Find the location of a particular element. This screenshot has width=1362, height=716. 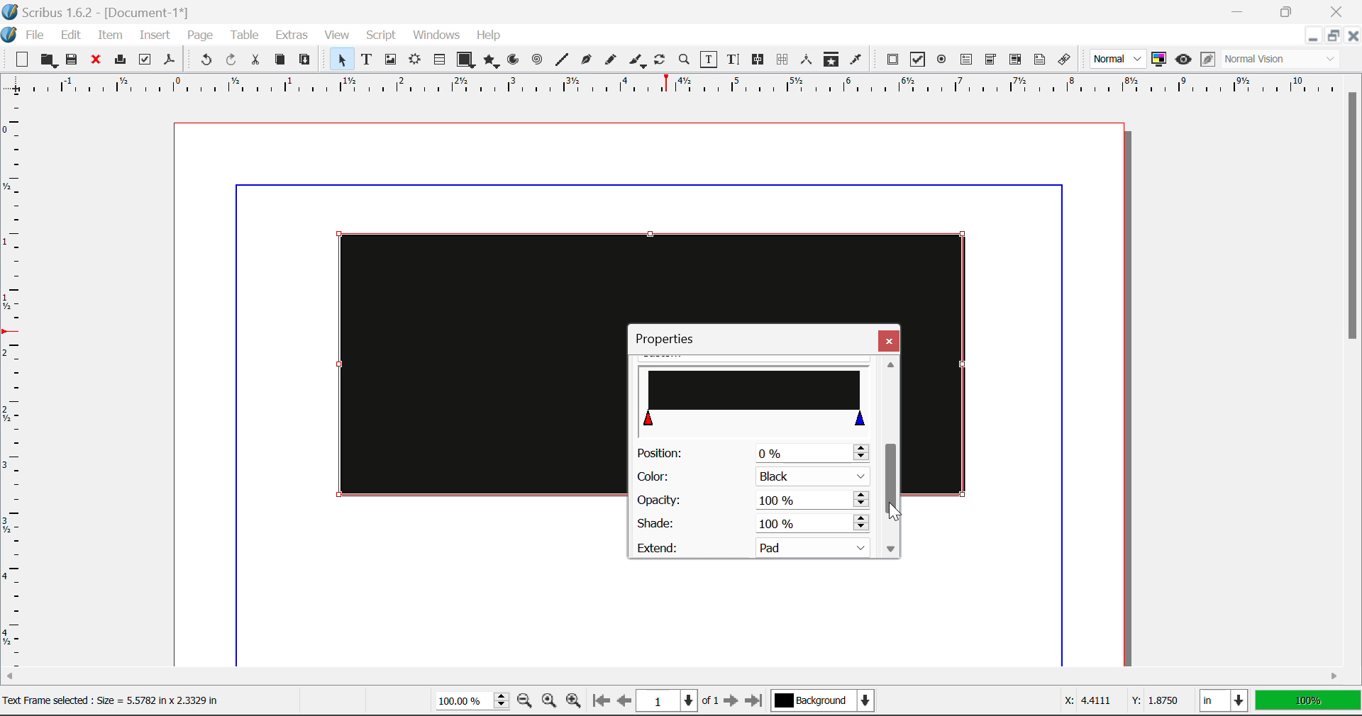

Freehand is located at coordinates (611, 63).